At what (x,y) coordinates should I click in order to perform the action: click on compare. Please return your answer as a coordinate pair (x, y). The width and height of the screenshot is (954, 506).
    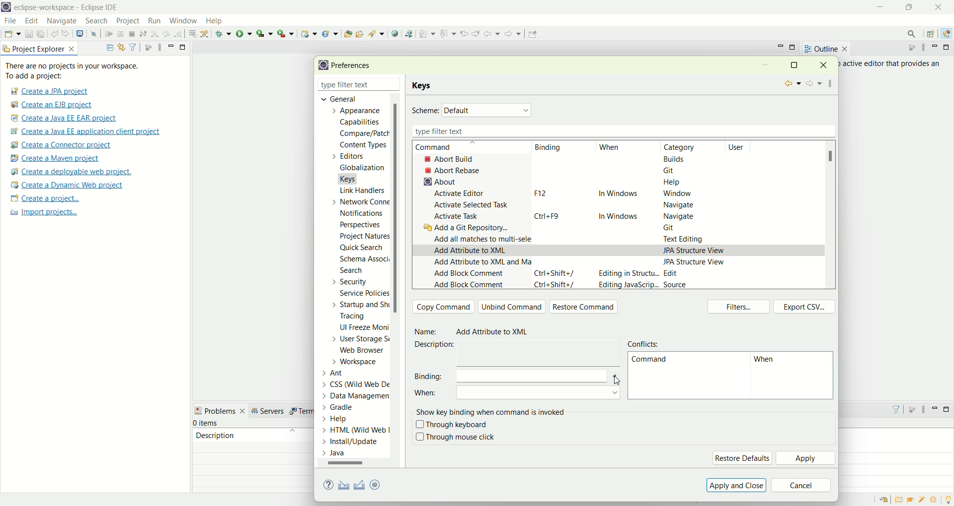
    Looking at the image, I should click on (363, 133).